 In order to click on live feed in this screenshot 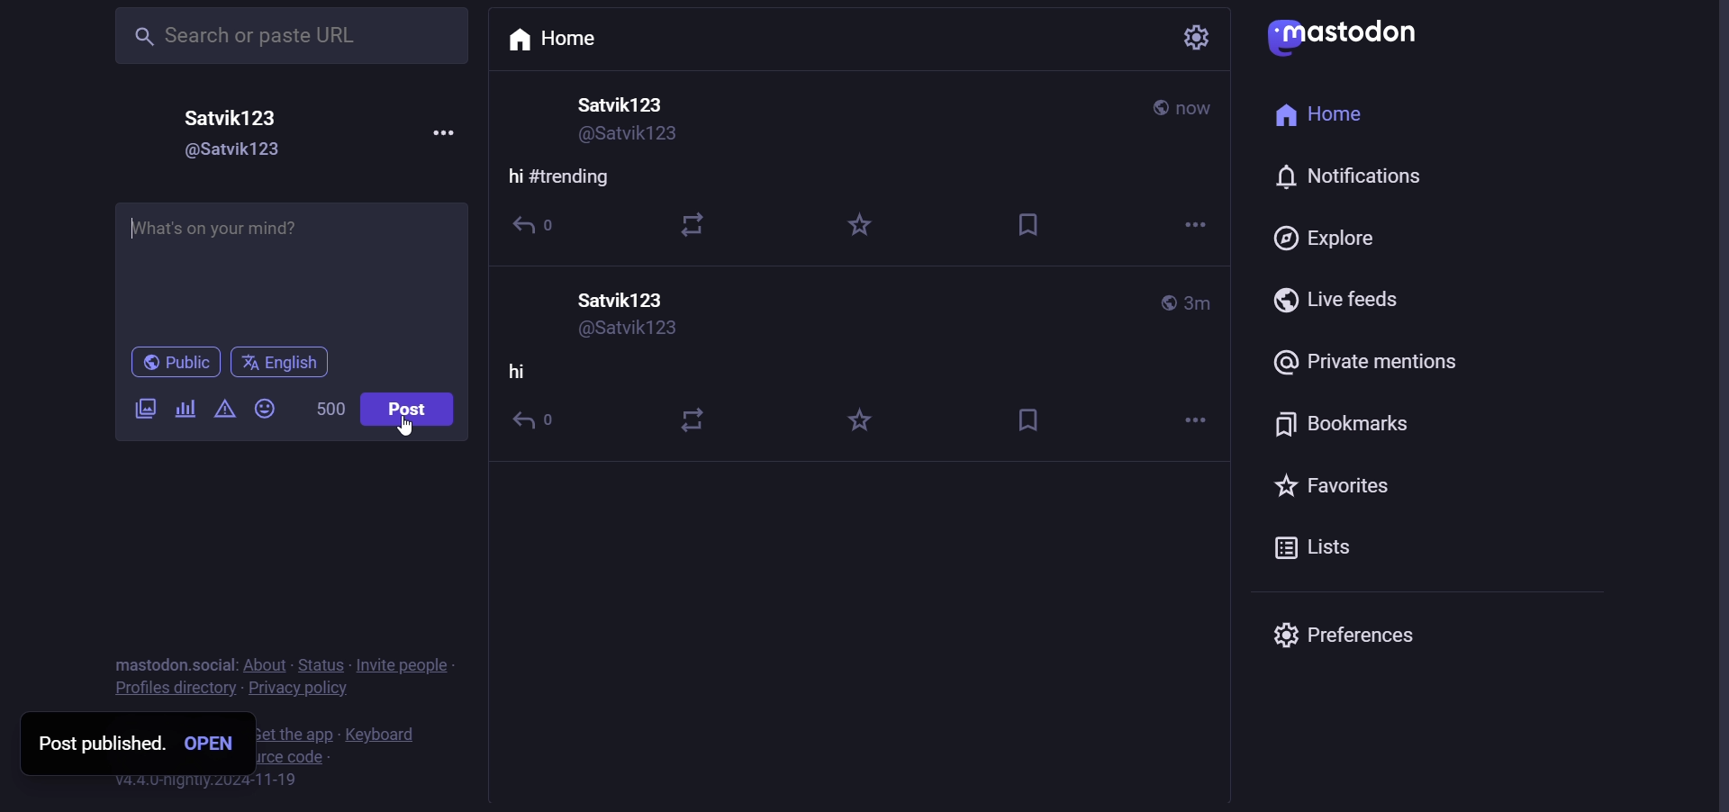, I will do `click(1336, 302)`.